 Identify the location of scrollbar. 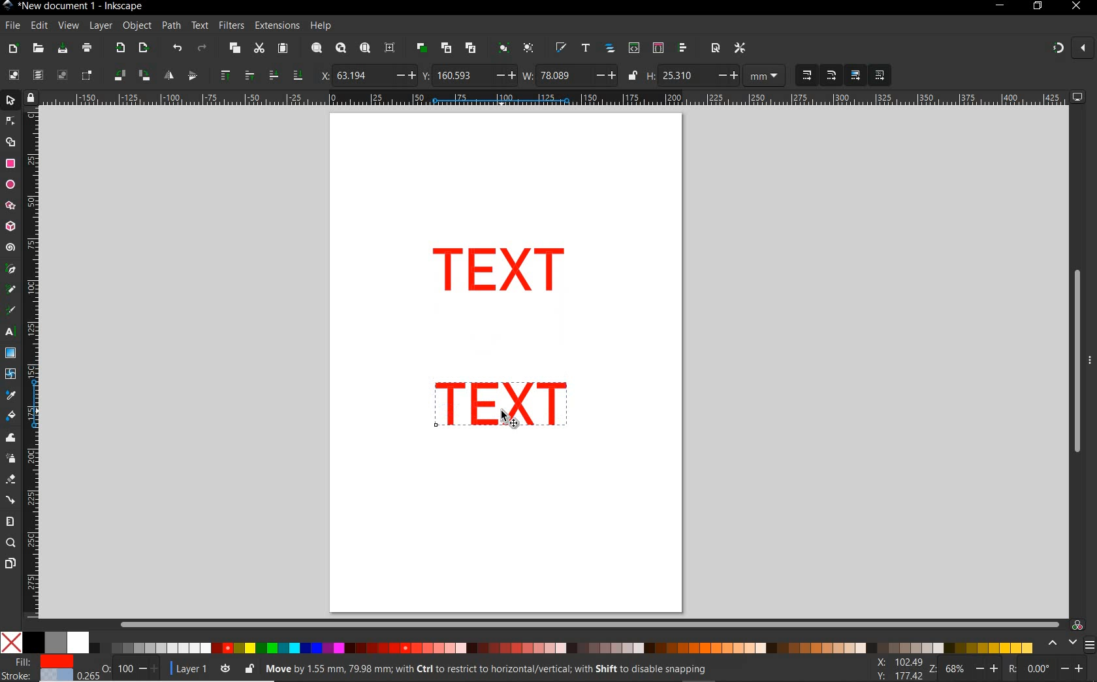
(590, 624).